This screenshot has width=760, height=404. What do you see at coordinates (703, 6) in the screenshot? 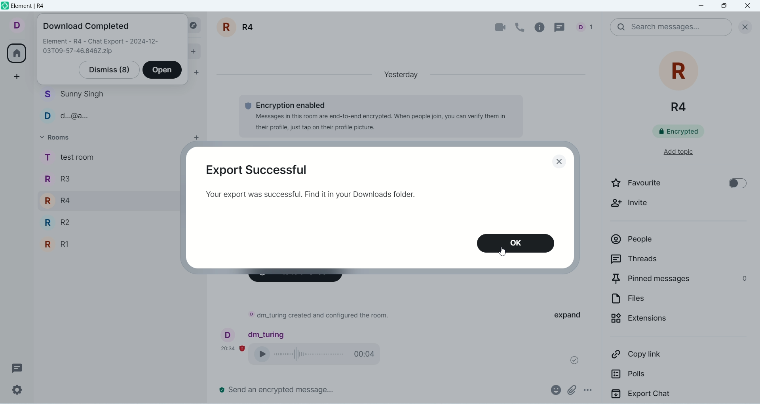
I see `minimize` at bounding box center [703, 6].